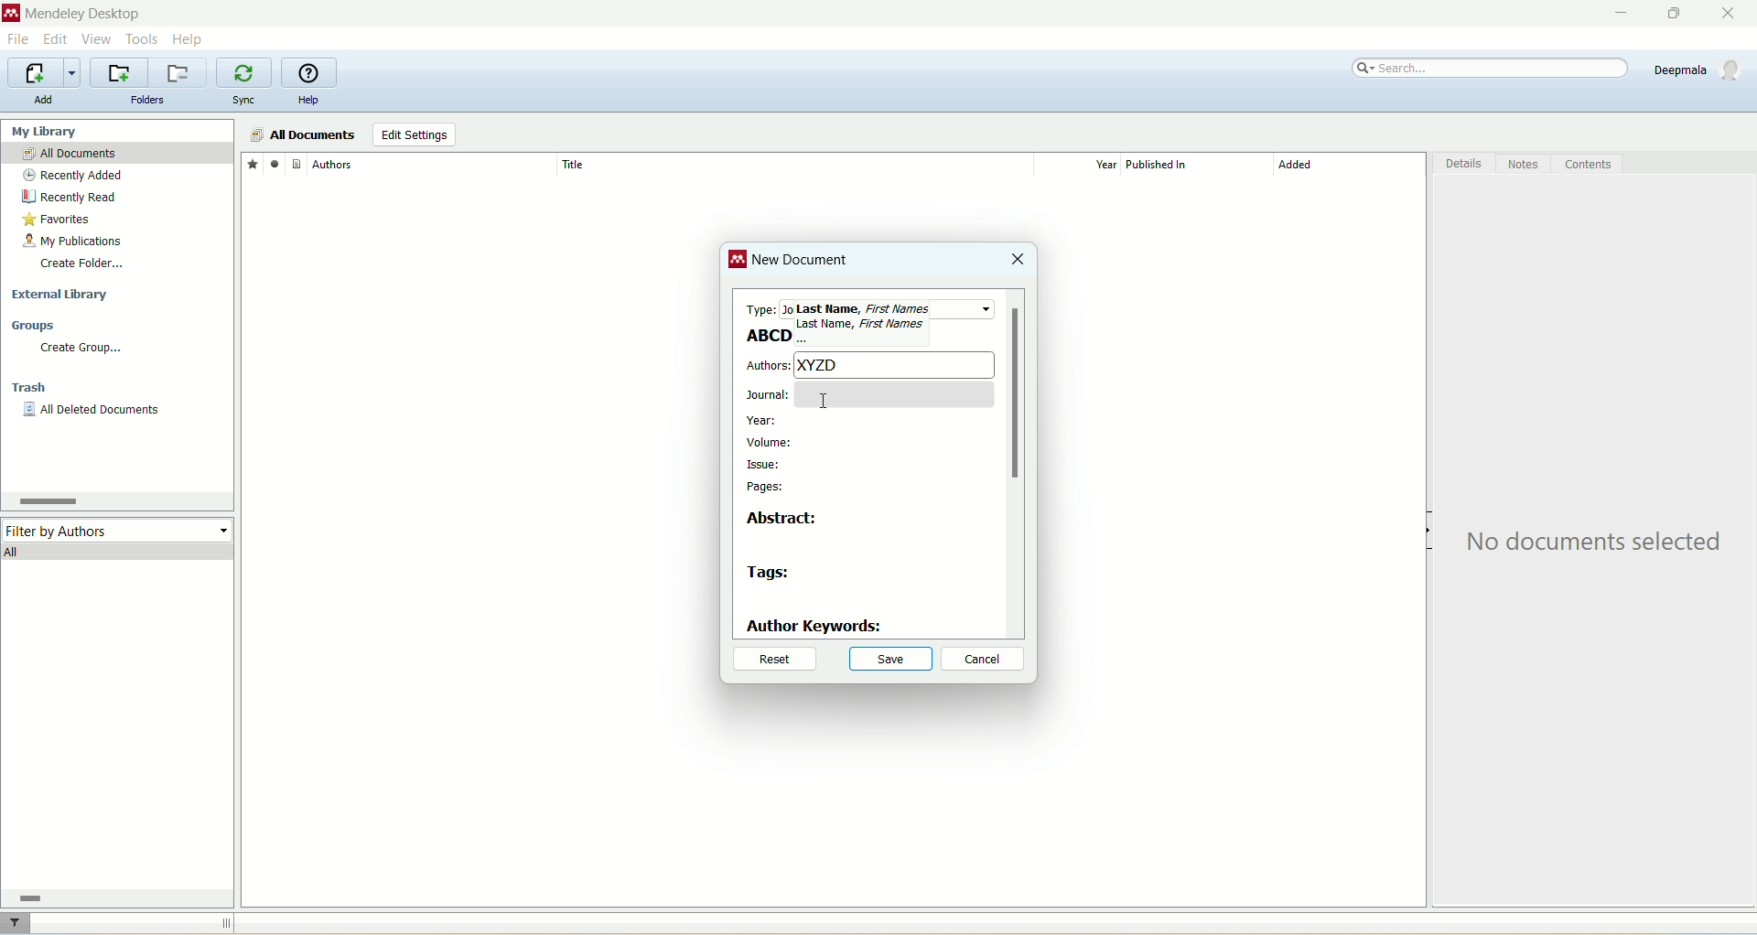 The image size is (1757, 935). I want to click on filter by author, so click(119, 529).